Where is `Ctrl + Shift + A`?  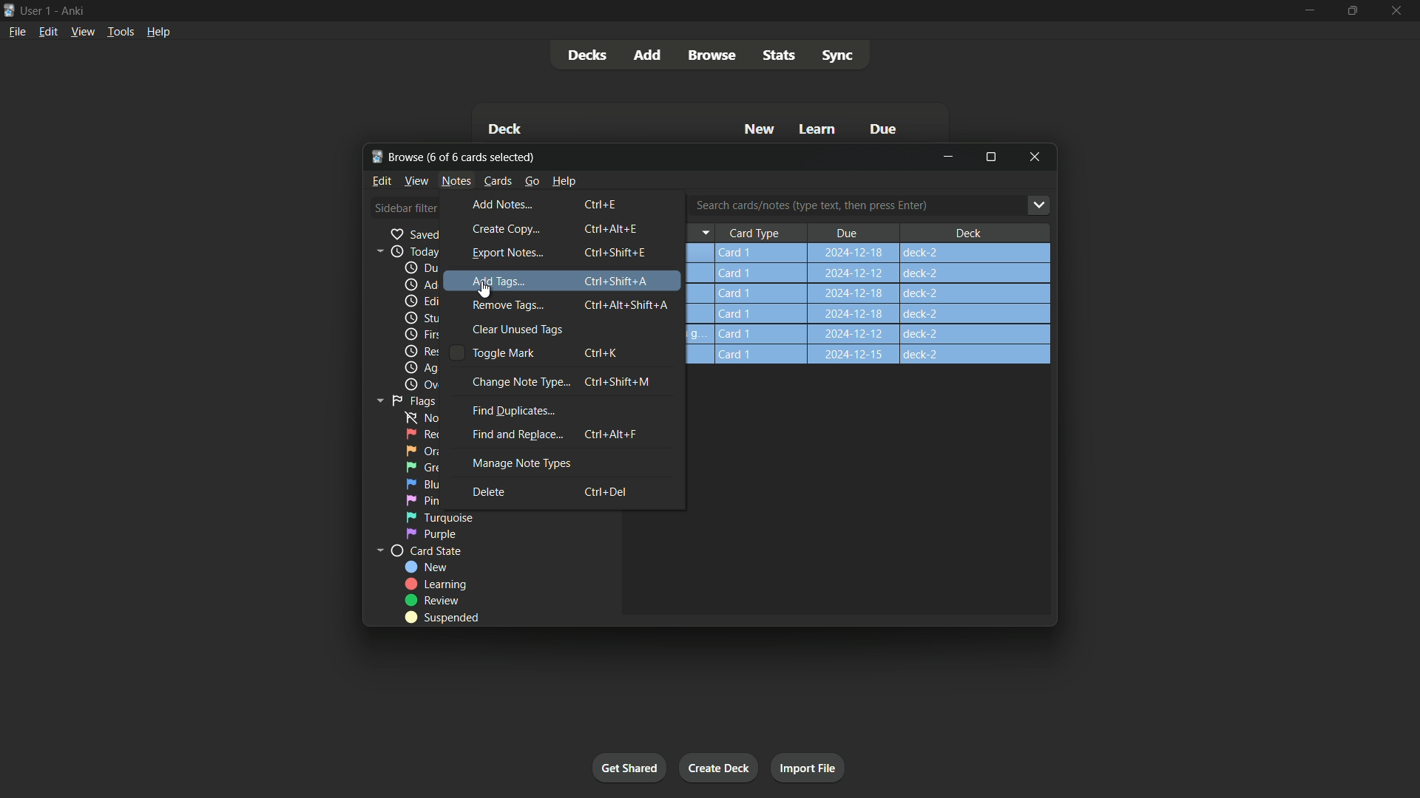 Ctrl + Shift + A is located at coordinates (614, 281).